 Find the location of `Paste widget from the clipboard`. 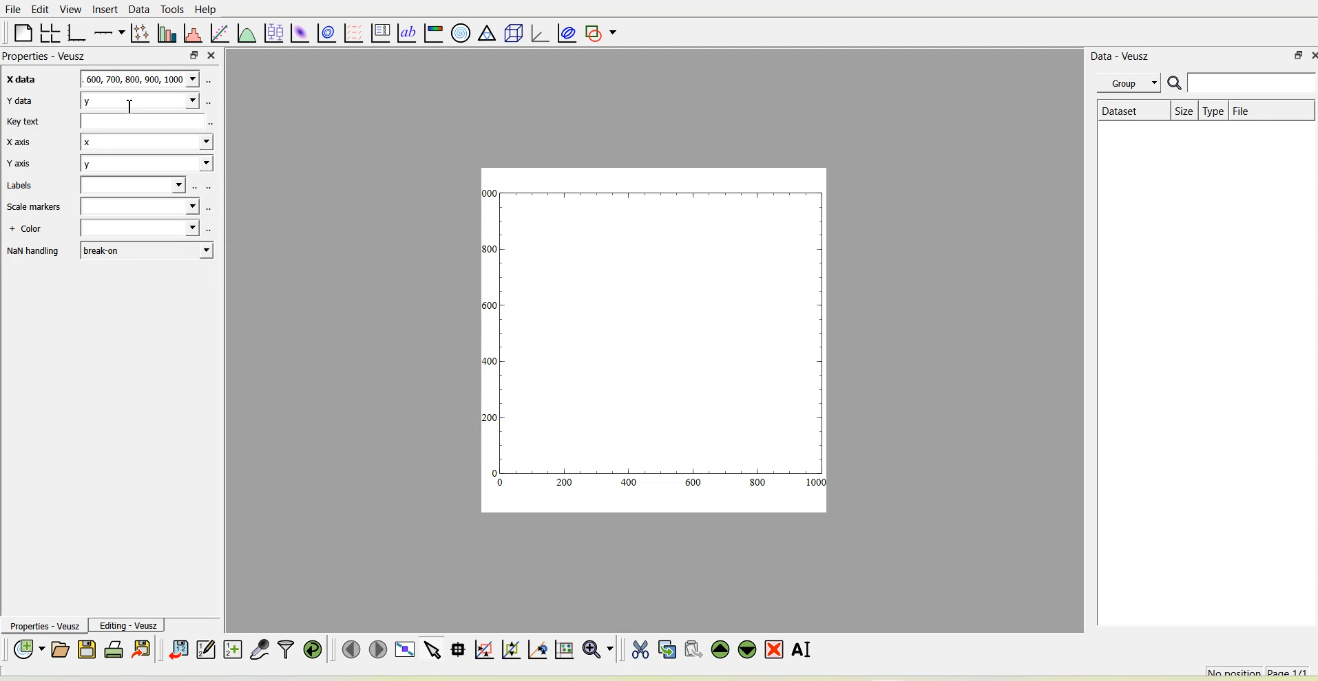

Paste widget from the clipboard is located at coordinates (693, 650).